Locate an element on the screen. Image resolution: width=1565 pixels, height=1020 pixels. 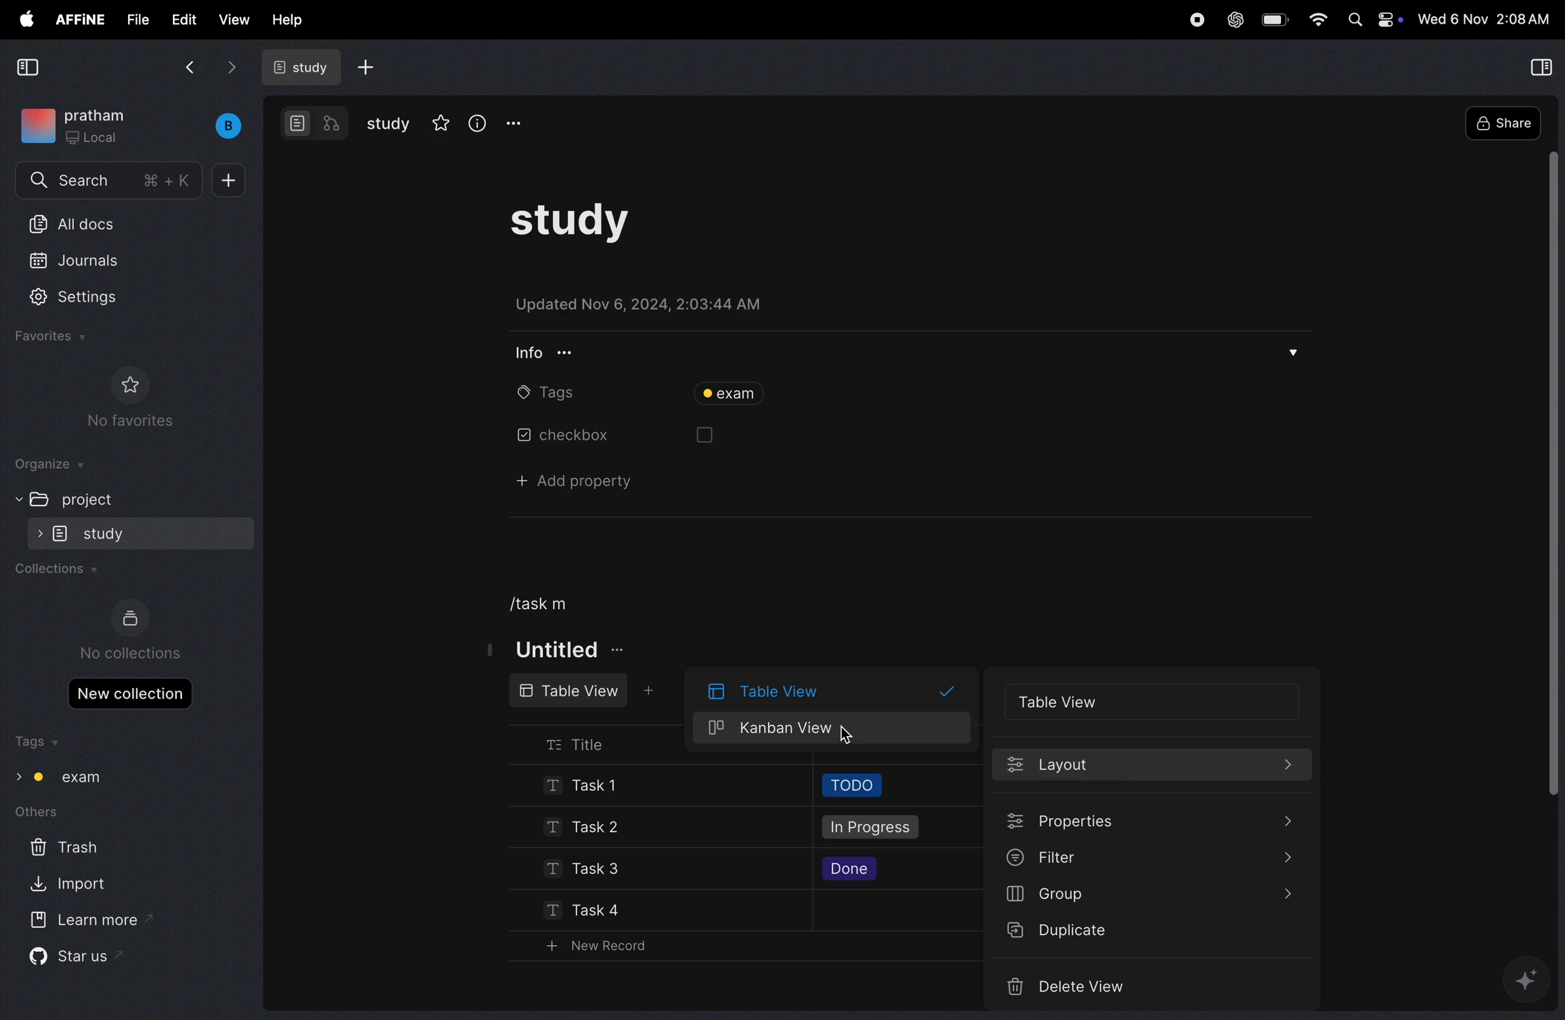
record is located at coordinates (1193, 20).